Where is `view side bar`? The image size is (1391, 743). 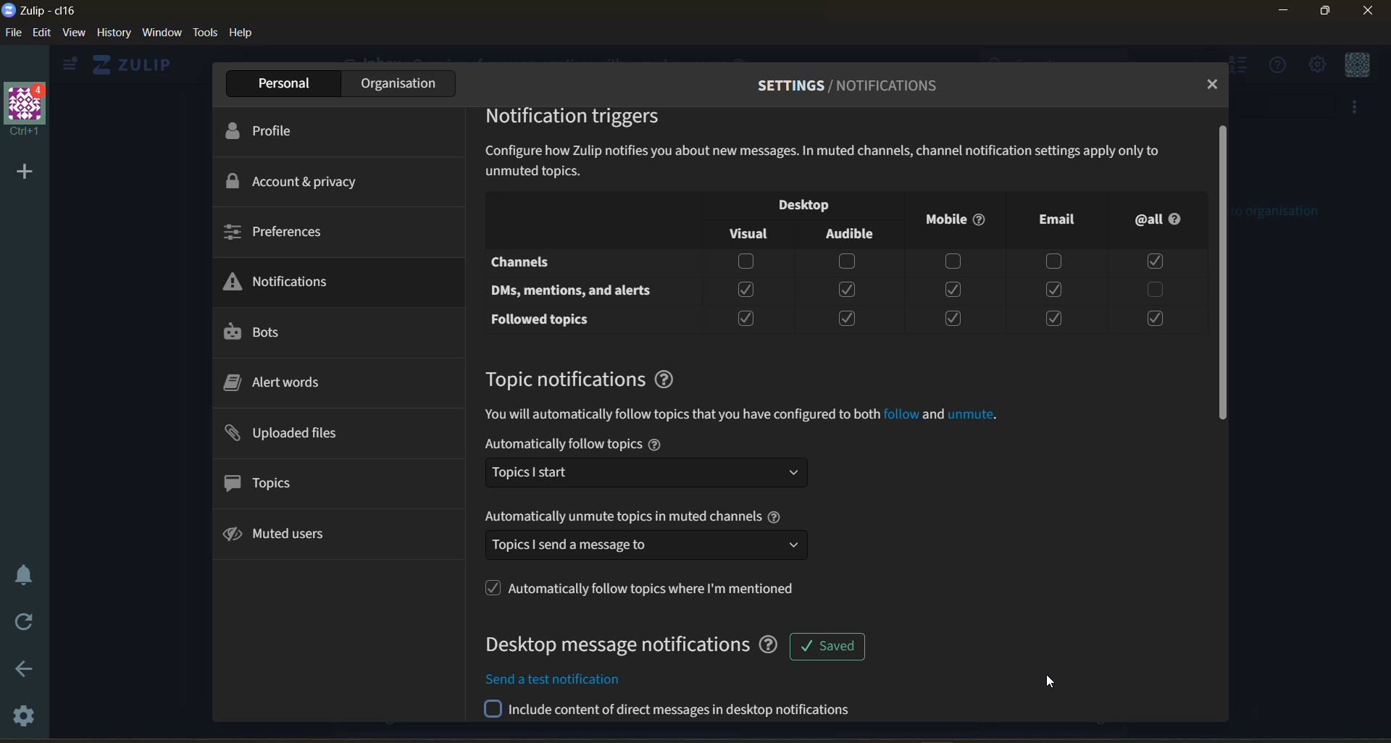
view side bar is located at coordinates (72, 65).